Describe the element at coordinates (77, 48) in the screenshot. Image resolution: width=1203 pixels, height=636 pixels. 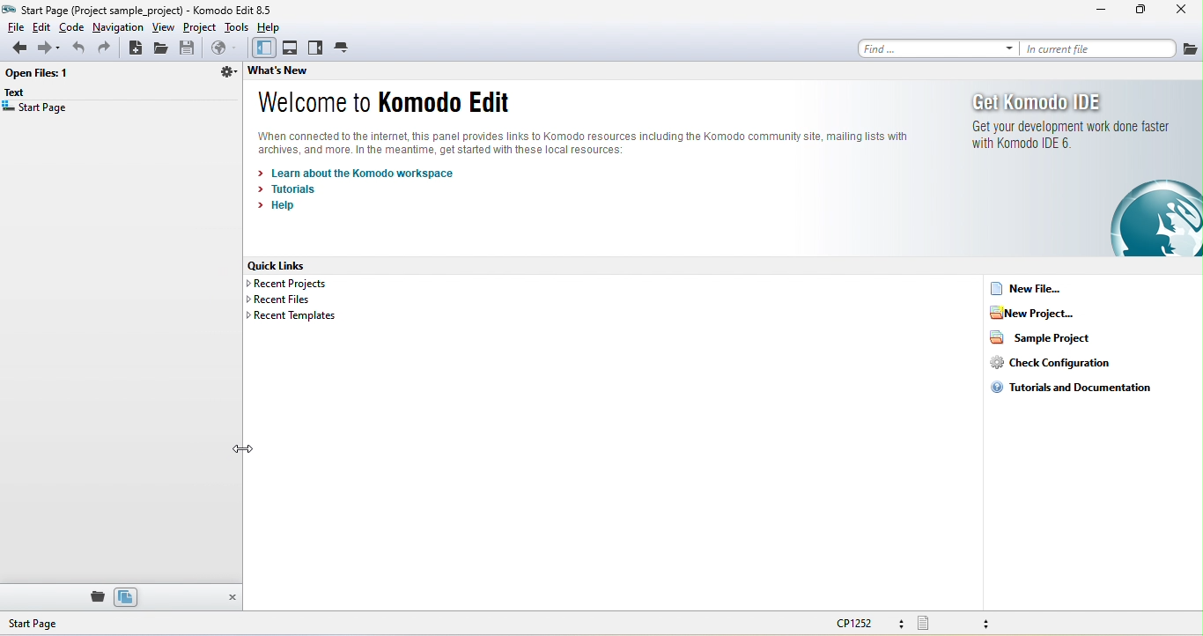
I see `undo` at that location.